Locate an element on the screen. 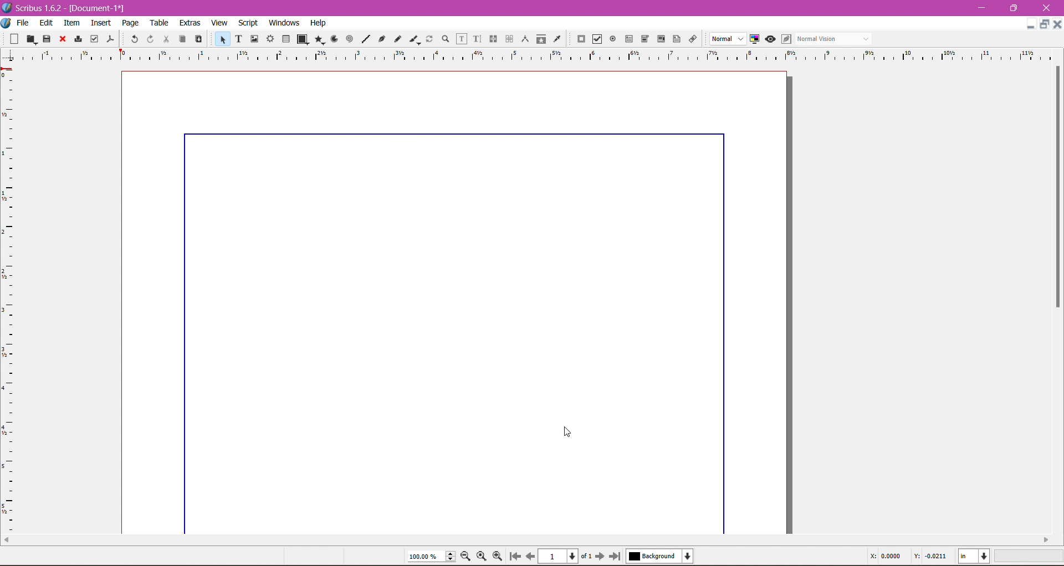 The image size is (1064, 566). Table is located at coordinates (287, 38).